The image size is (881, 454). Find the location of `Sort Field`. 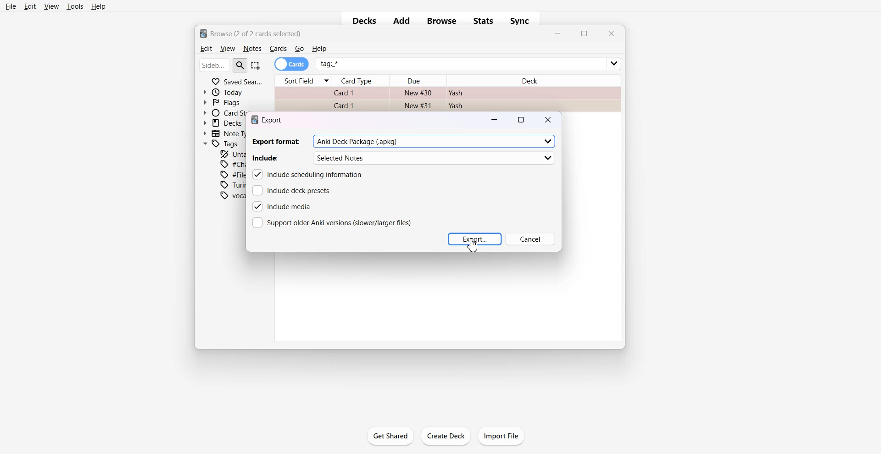

Sort Field is located at coordinates (303, 81).